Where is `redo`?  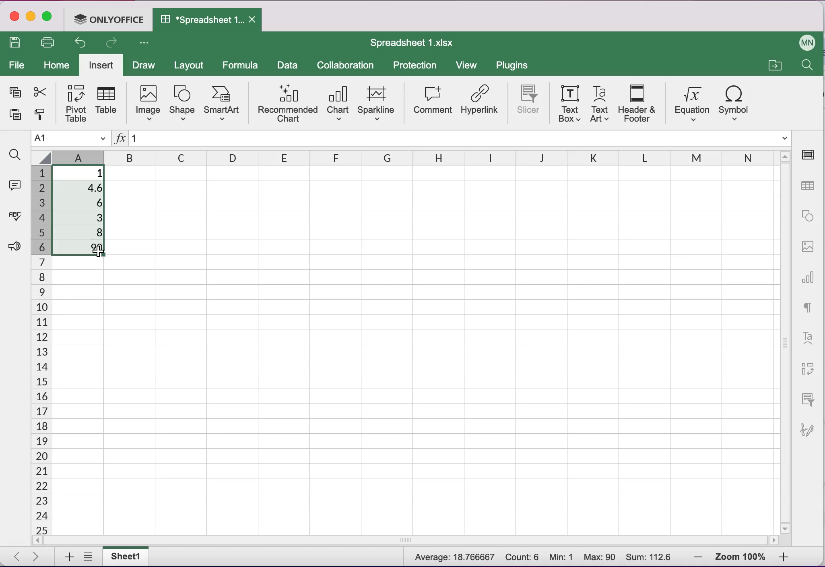
redo is located at coordinates (113, 43).